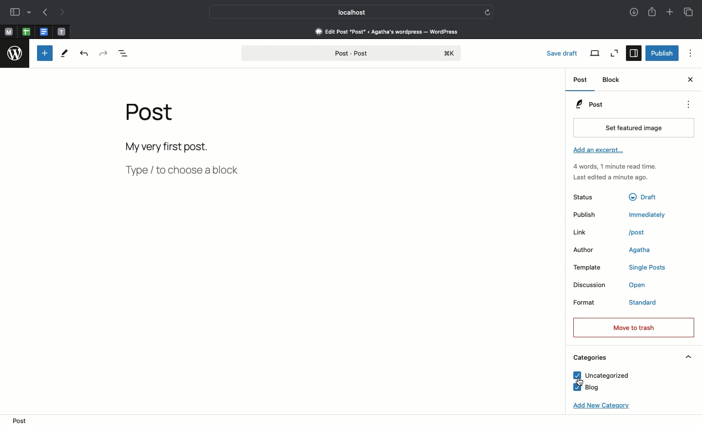 This screenshot has width=702, height=426. What do you see at coordinates (589, 232) in the screenshot?
I see `Link` at bounding box center [589, 232].